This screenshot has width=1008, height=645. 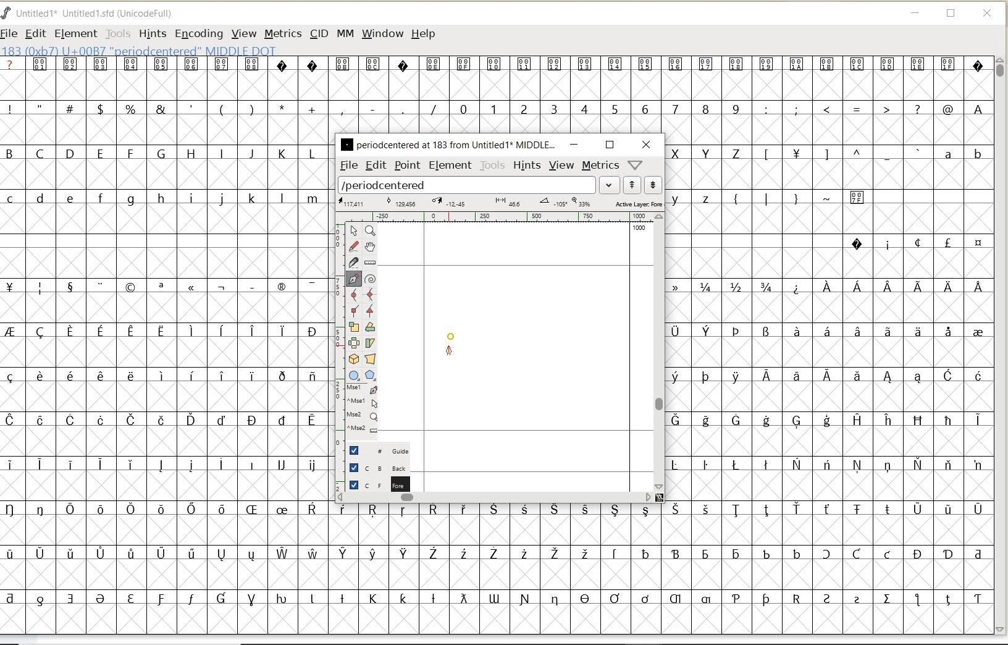 What do you see at coordinates (831, 386) in the screenshot?
I see `special characters` at bounding box center [831, 386].